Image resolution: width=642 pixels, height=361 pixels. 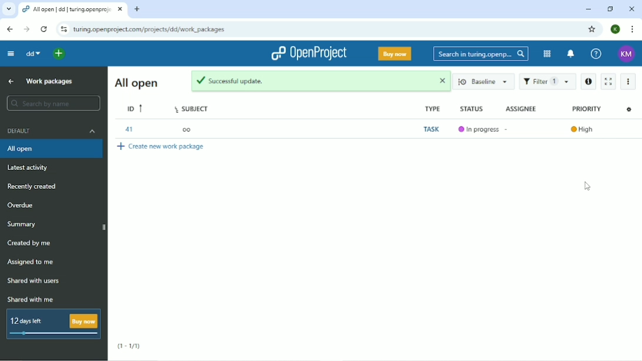 What do you see at coordinates (72, 9) in the screenshot?
I see `Current tab` at bounding box center [72, 9].